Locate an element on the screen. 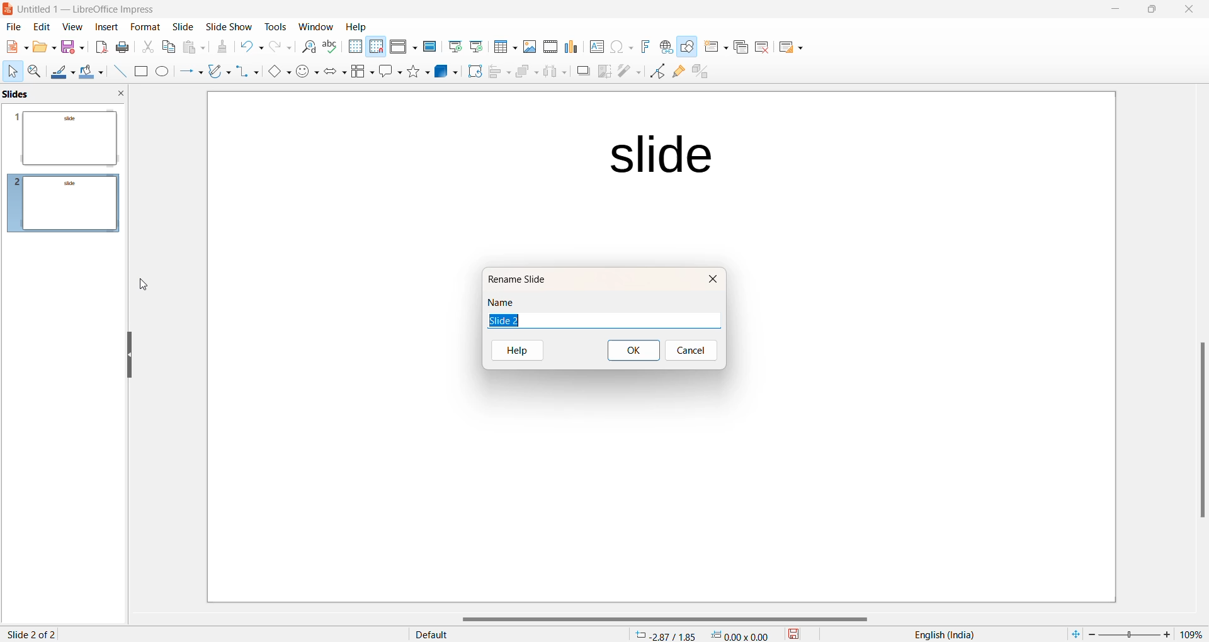 This screenshot has height=642, width=1209. horizontal scrollbar is located at coordinates (662, 619).